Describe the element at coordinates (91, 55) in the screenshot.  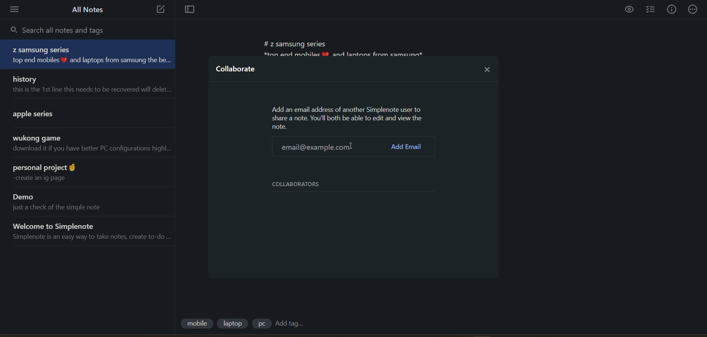
I see `note title and preview` at that location.